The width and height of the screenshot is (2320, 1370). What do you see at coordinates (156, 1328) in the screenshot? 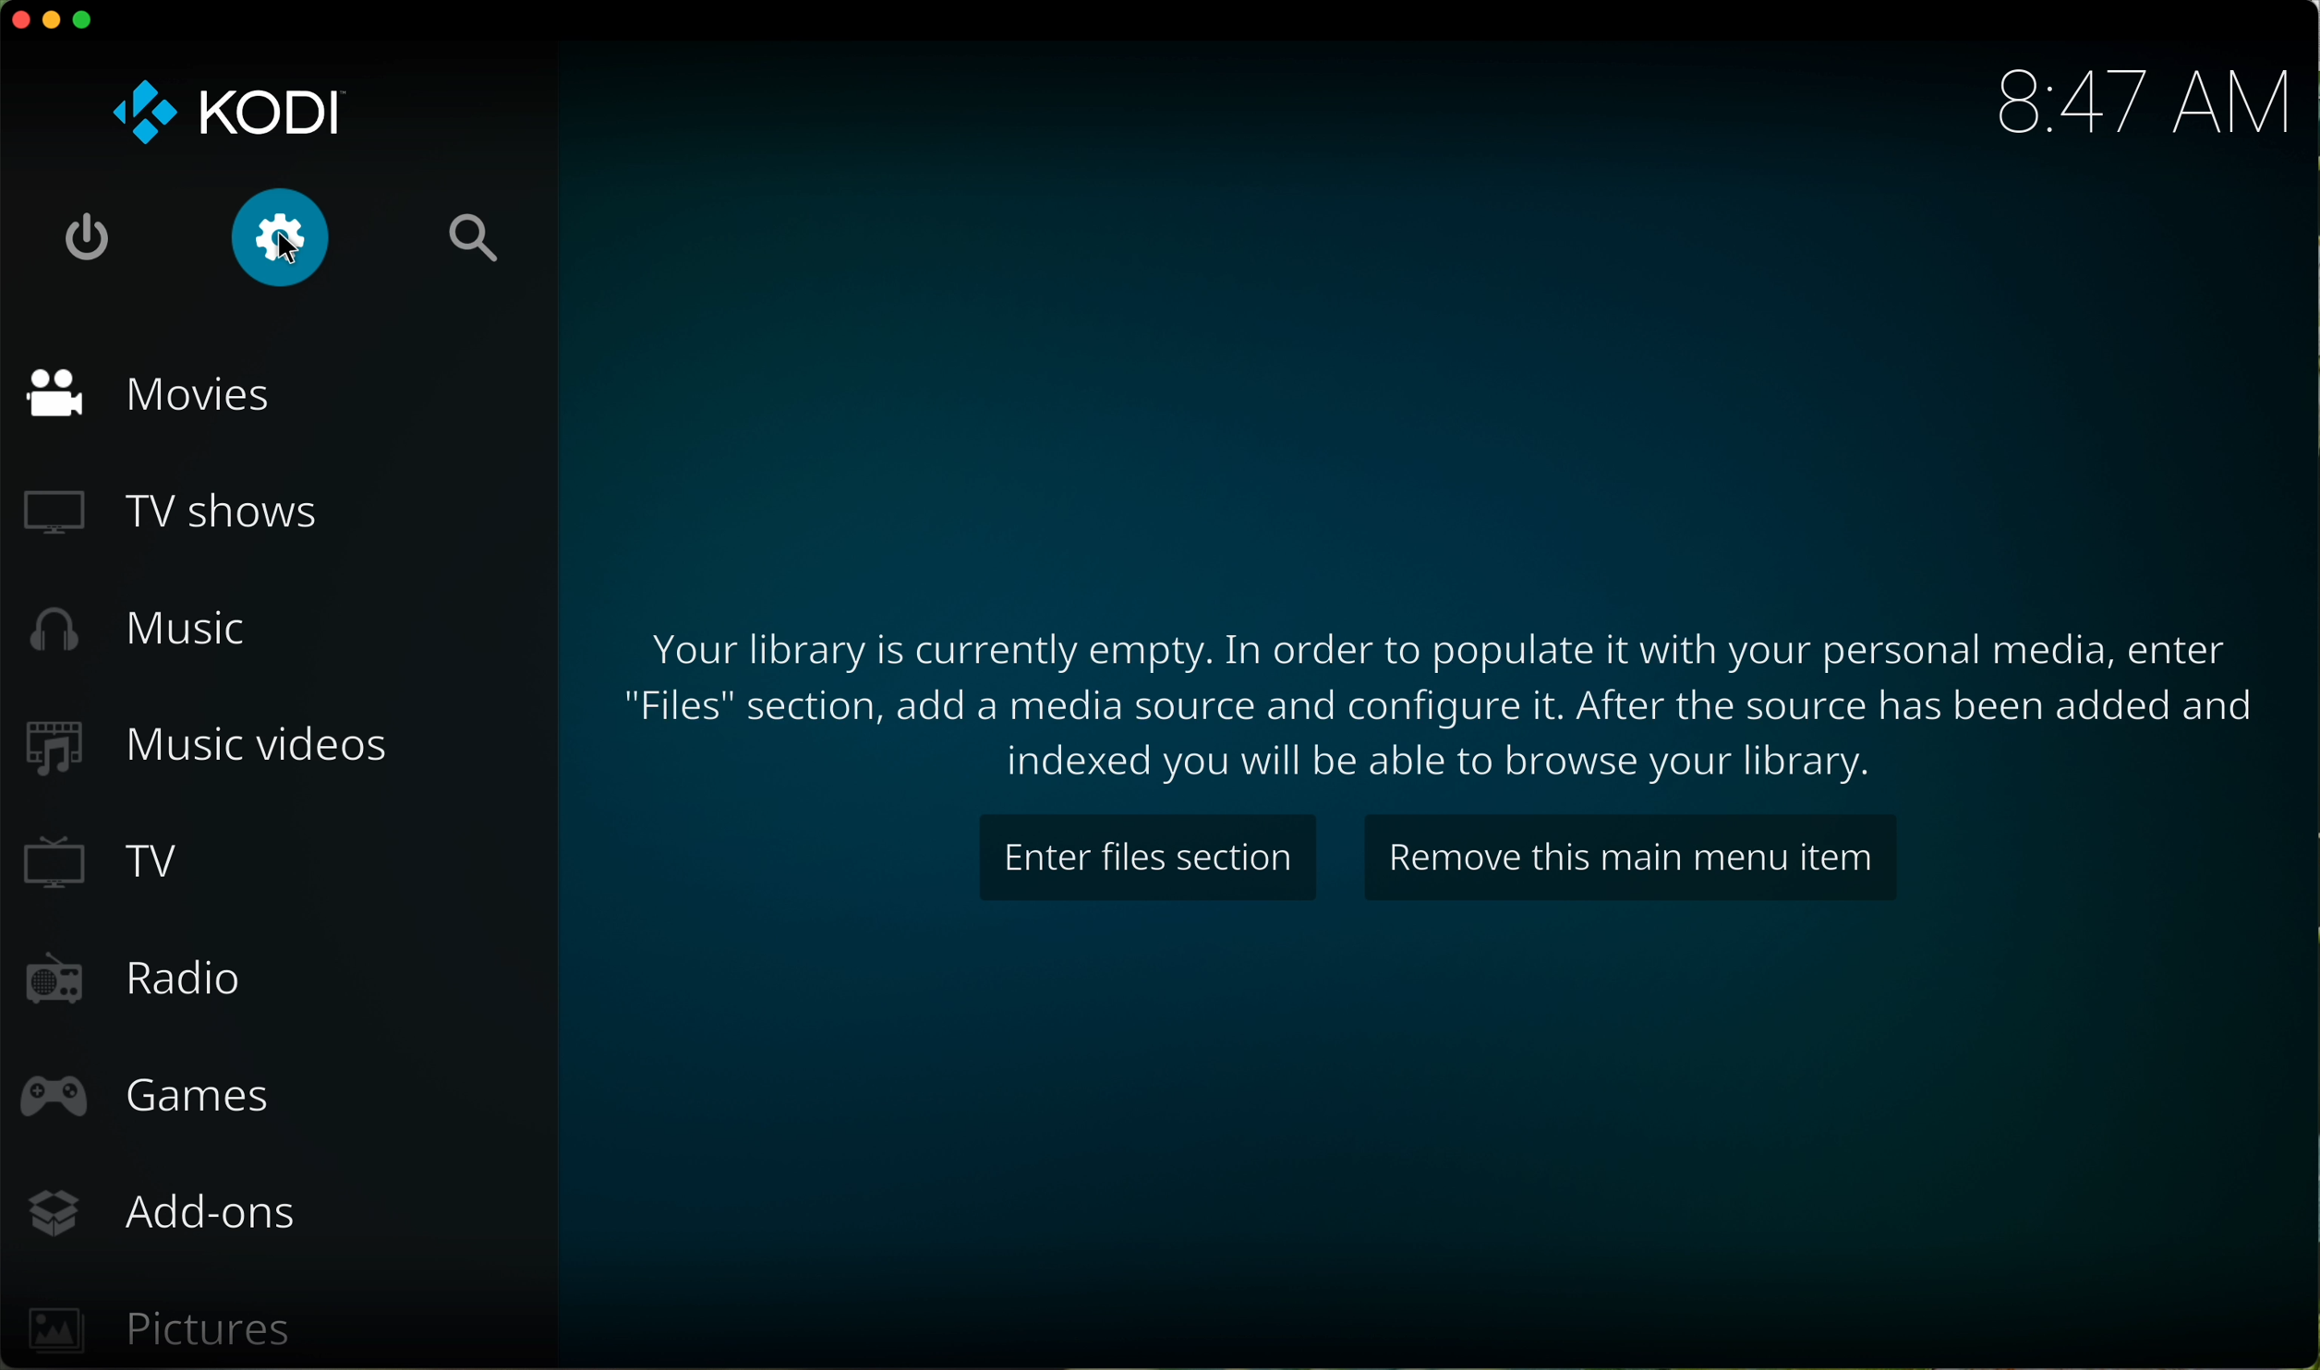
I see `pictures` at bounding box center [156, 1328].